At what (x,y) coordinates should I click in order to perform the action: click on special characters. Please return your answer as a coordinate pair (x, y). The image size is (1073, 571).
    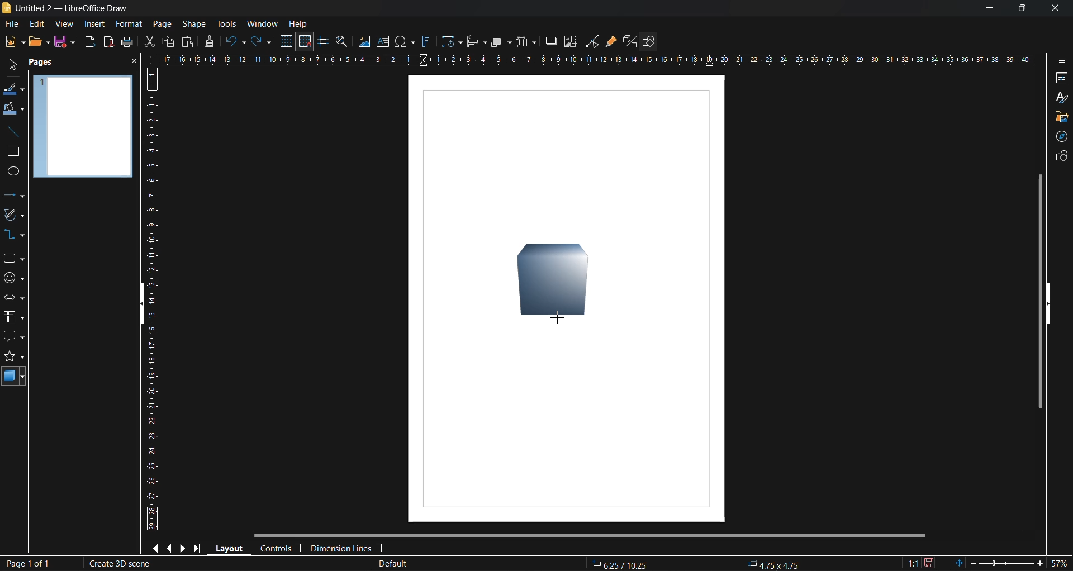
    Looking at the image, I should click on (407, 42).